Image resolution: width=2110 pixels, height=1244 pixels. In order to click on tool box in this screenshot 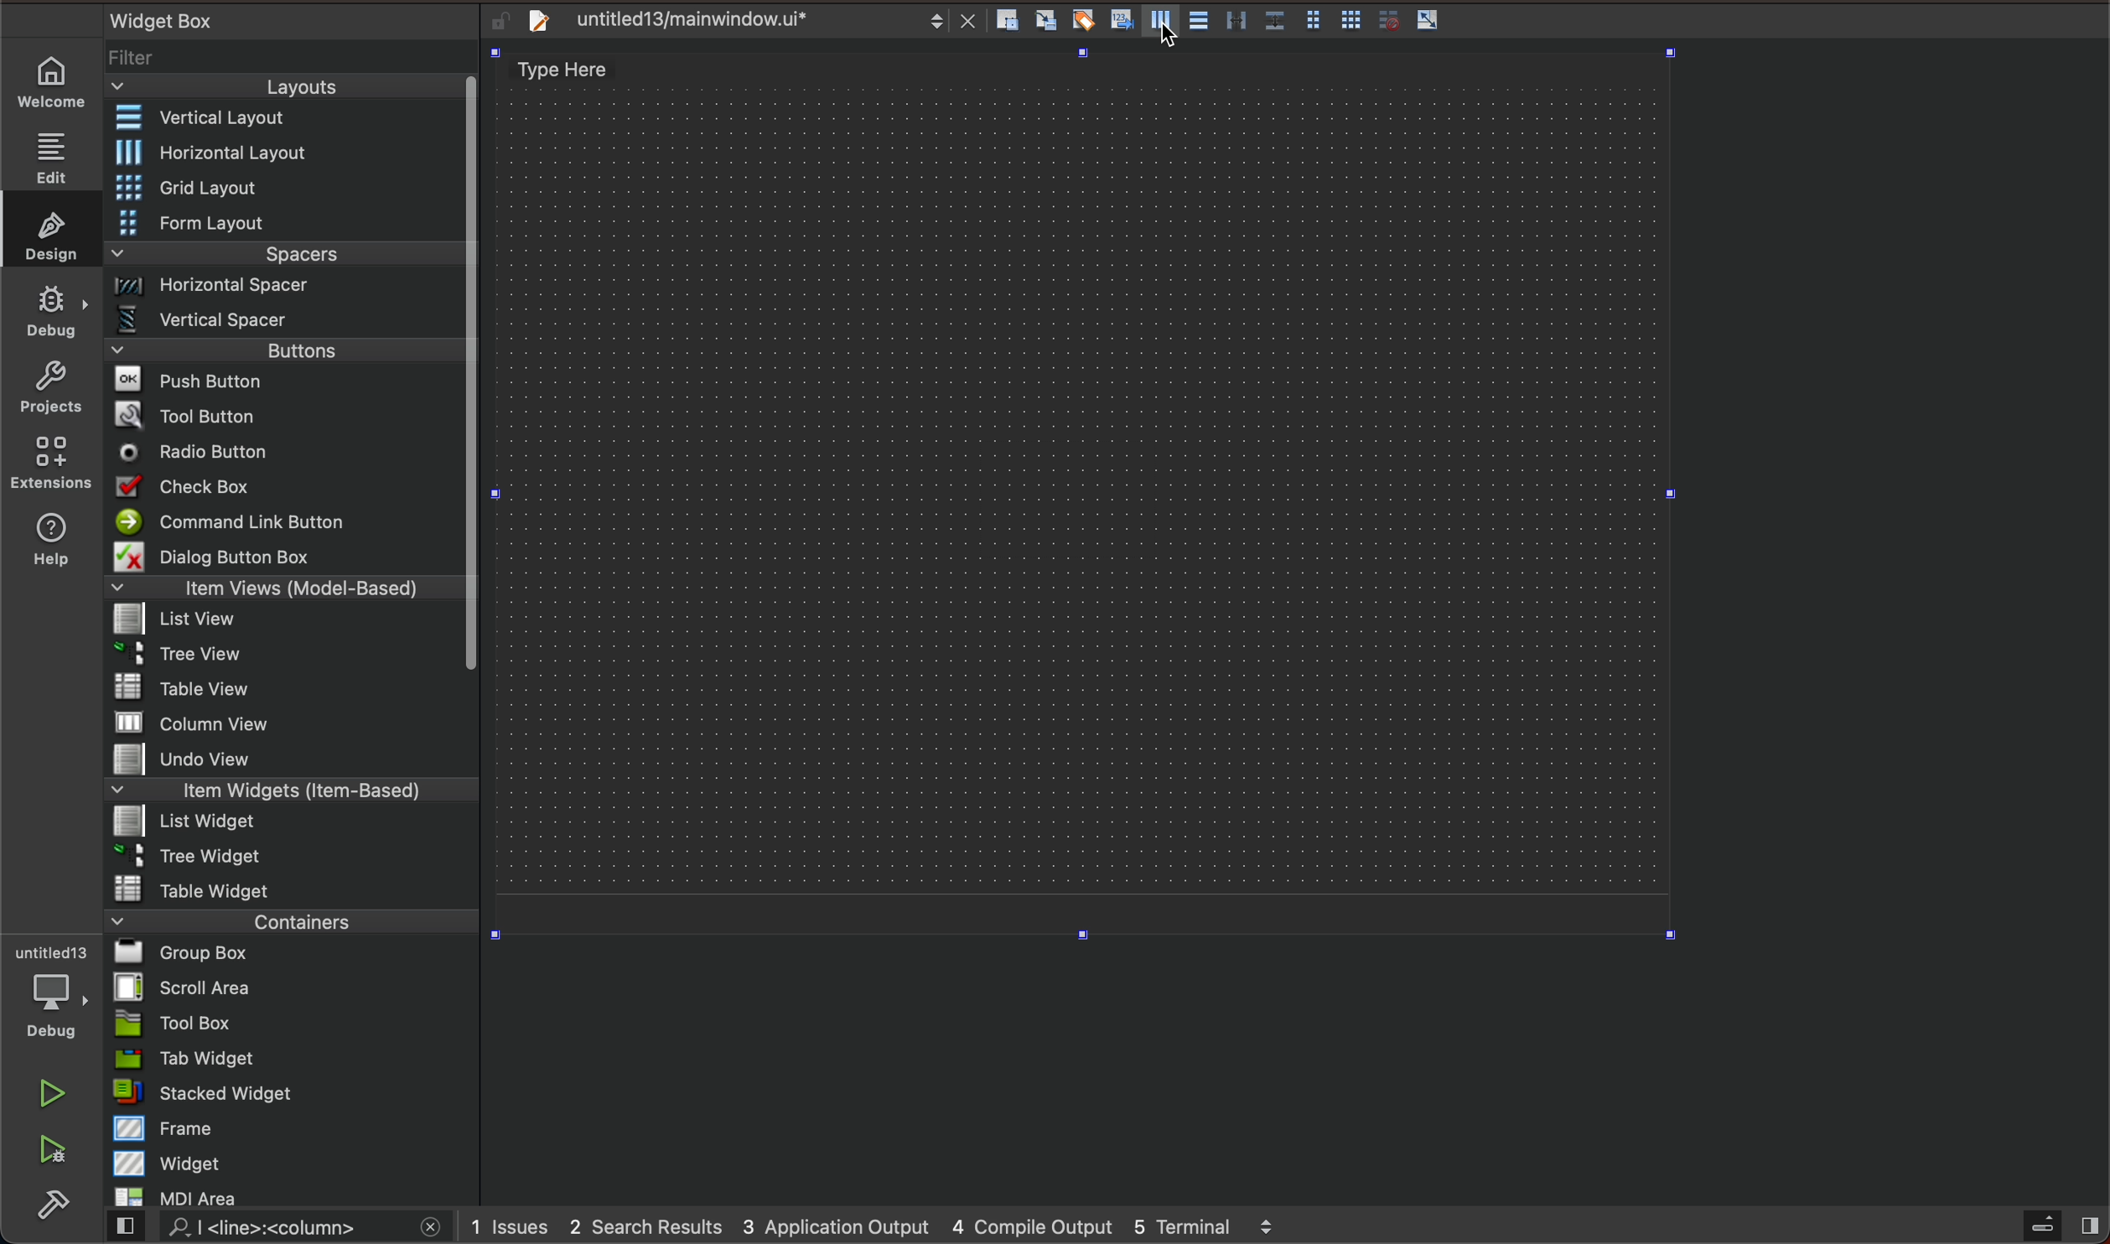, I will do `click(285, 1024)`.